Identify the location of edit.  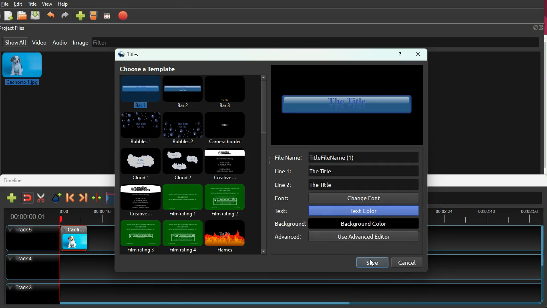
(20, 4).